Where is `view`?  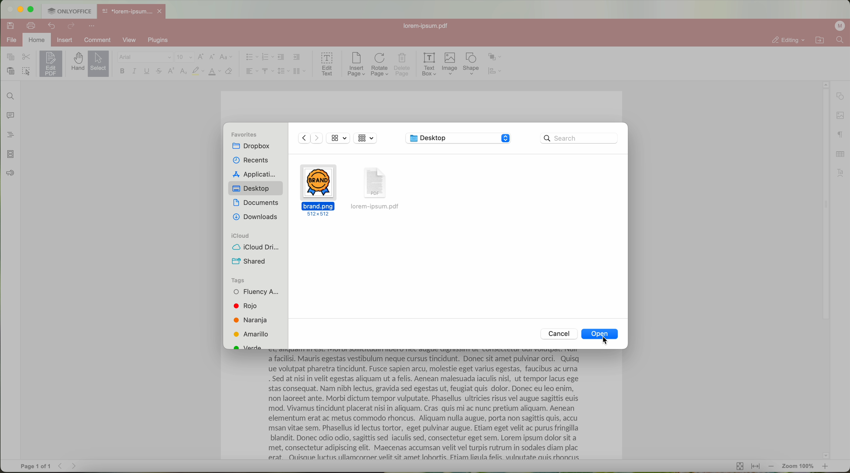 view is located at coordinates (338, 138).